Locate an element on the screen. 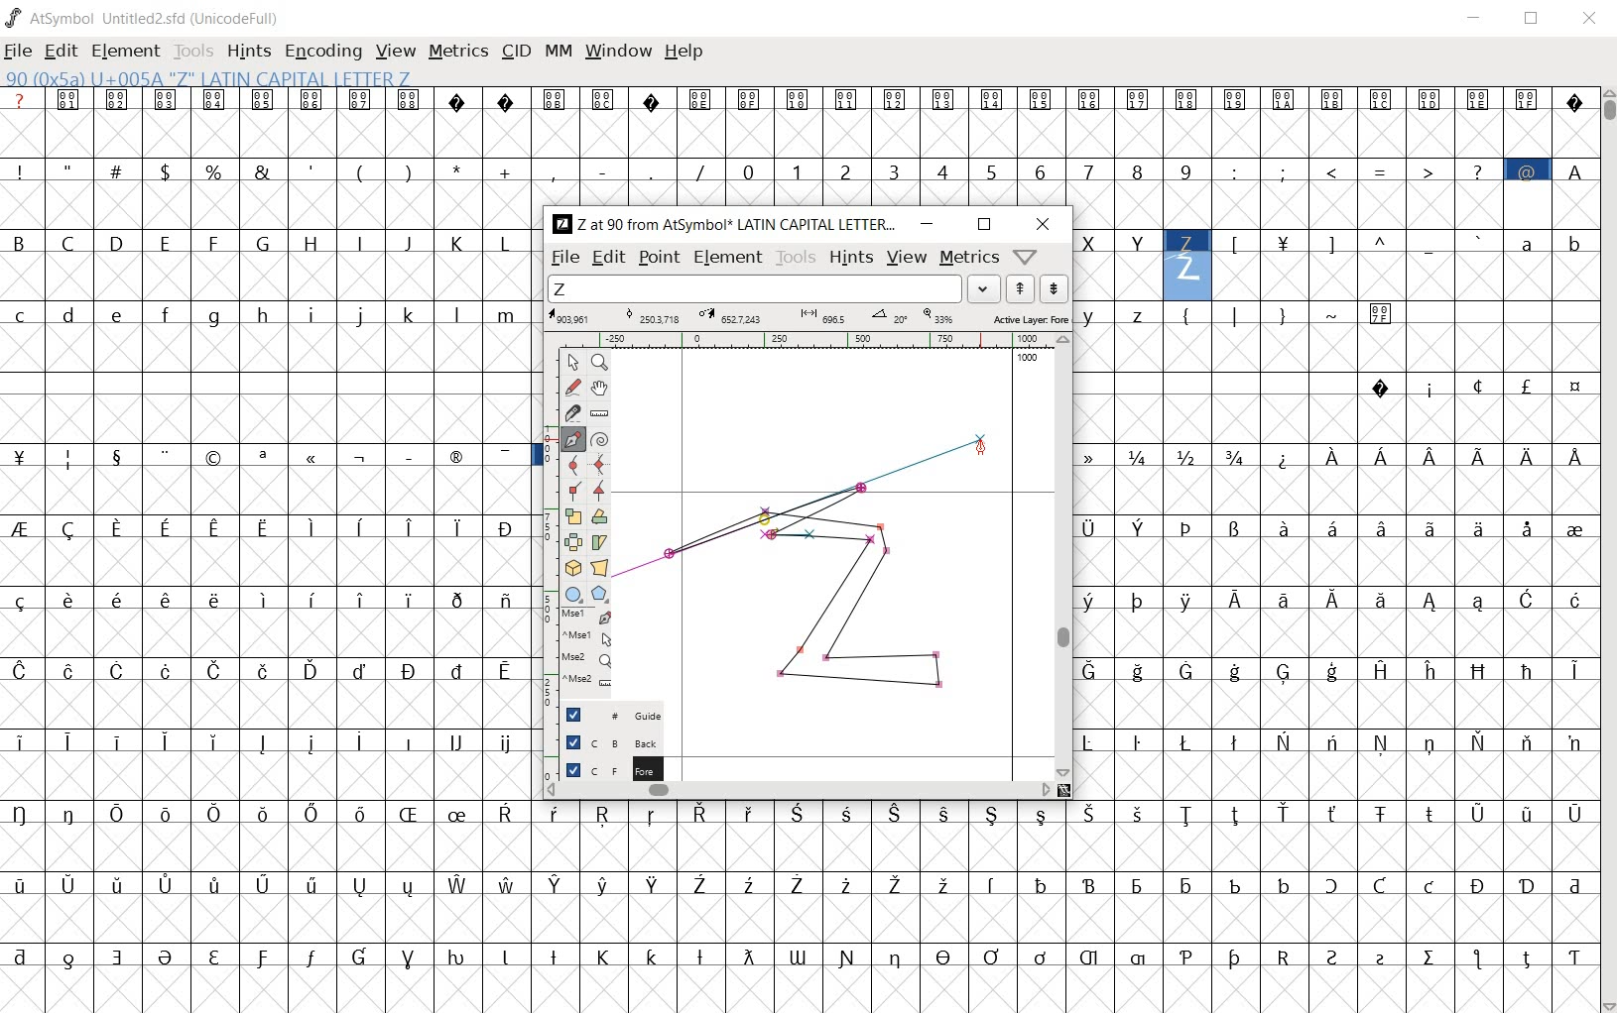 The width and height of the screenshot is (1617, 1013). close is located at coordinates (1044, 226).